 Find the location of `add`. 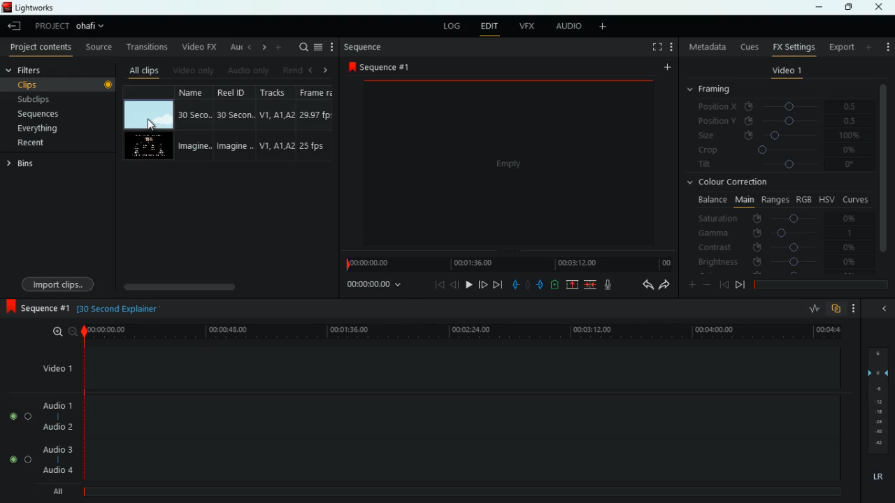

add is located at coordinates (887, 46).